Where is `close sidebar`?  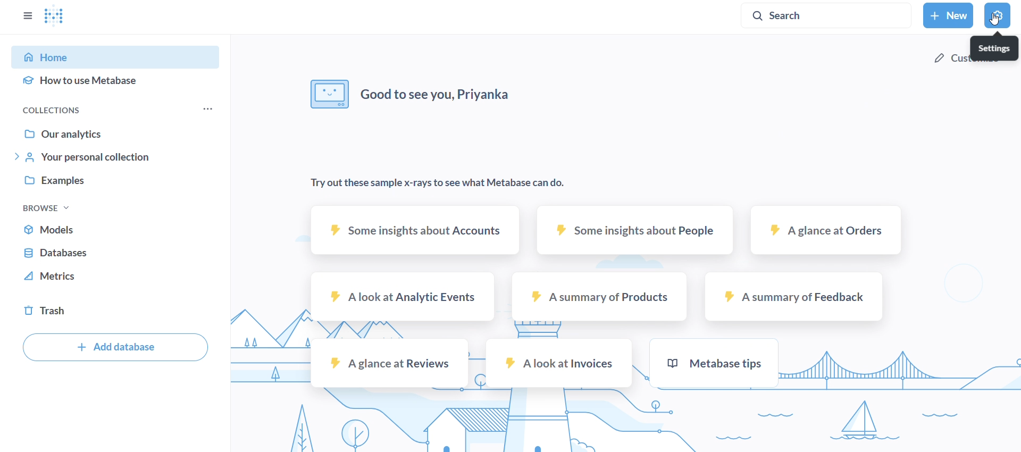
close sidebar is located at coordinates (29, 15).